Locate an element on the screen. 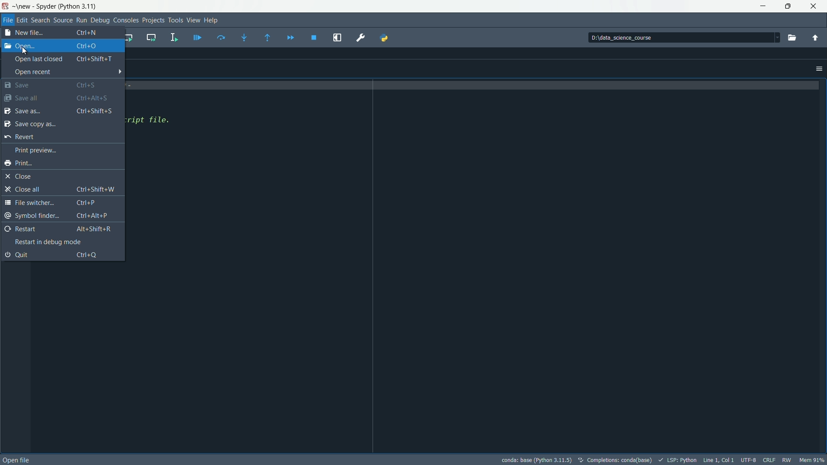 This screenshot has width=827, height=465. tools menu is located at coordinates (176, 20).